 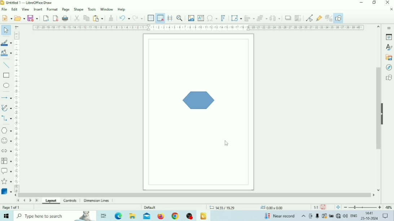 What do you see at coordinates (6, 98) in the screenshot?
I see `Lines and Arrows` at bounding box center [6, 98].